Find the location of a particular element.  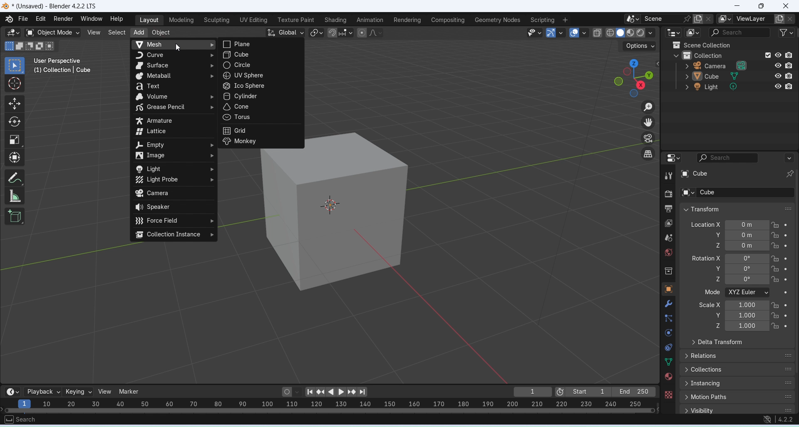

Rendering is located at coordinates (407, 20).